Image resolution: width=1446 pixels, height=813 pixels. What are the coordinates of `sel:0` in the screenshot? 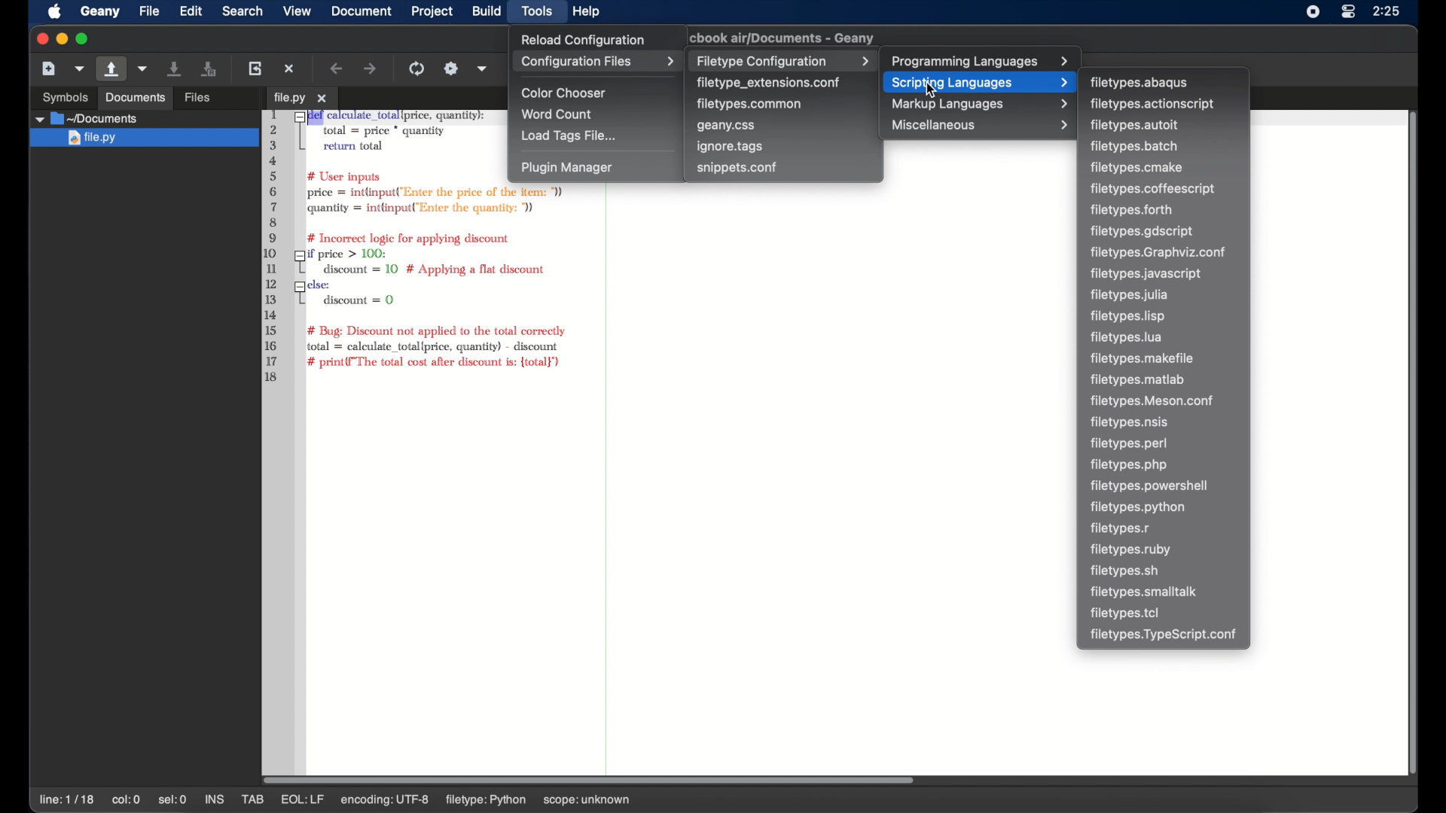 It's located at (173, 799).